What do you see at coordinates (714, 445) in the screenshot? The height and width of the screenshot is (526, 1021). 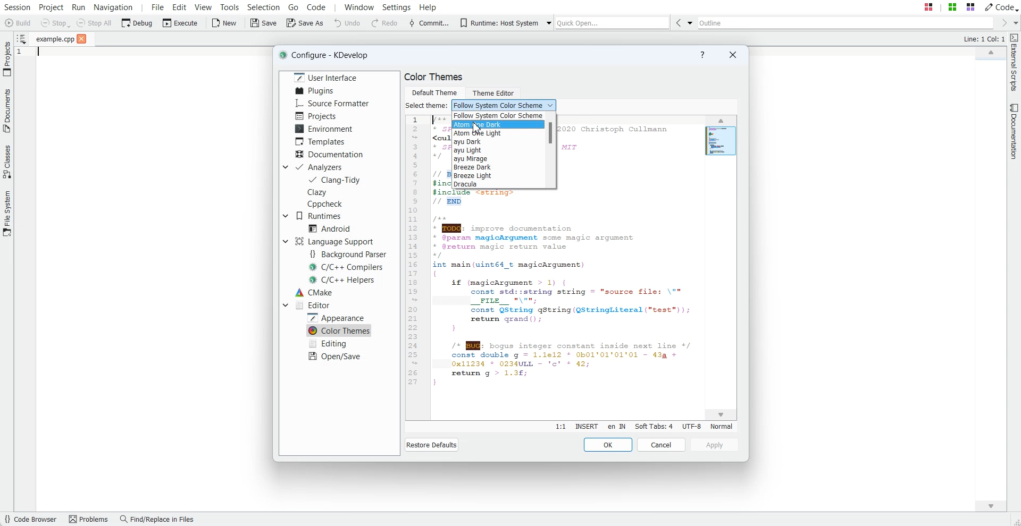 I see `Apply` at bounding box center [714, 445].